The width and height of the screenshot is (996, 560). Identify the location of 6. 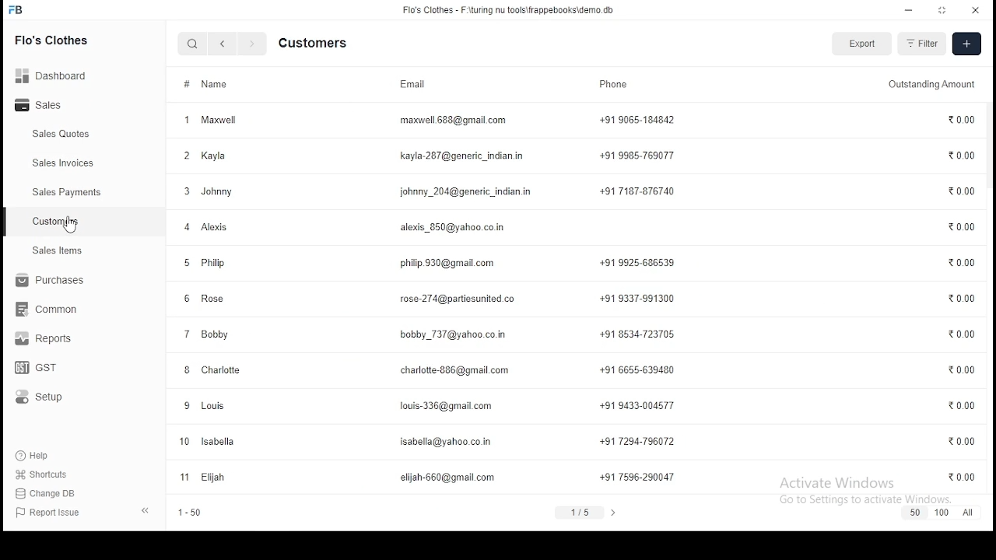
(185, 299).